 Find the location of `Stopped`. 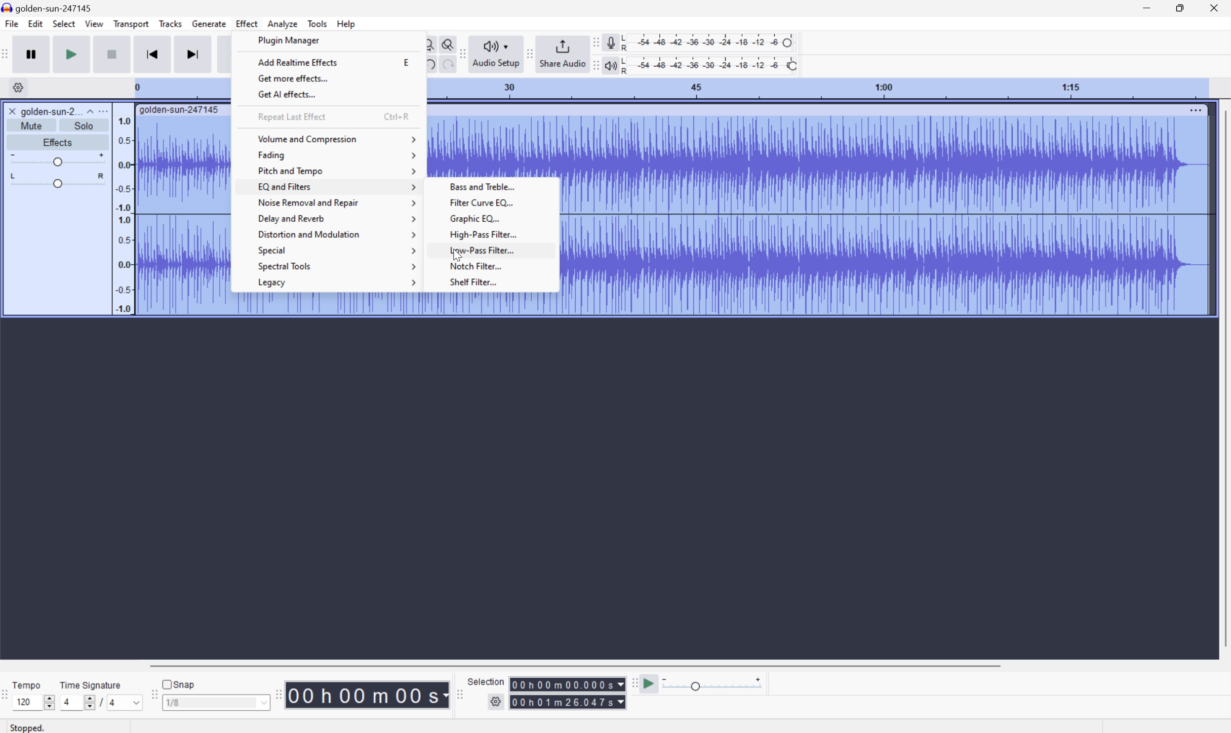

Stopped is located at coordinates (29, 727).